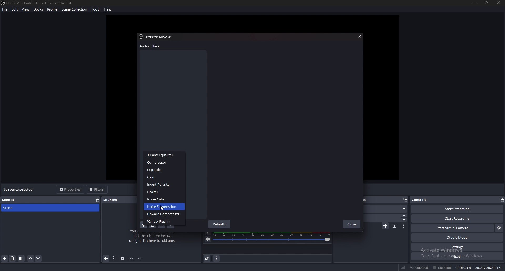 This screenshot has width=505, height=271. Describe the element at coordinates (5, 9) in the screenshot. I see `file` at that location.